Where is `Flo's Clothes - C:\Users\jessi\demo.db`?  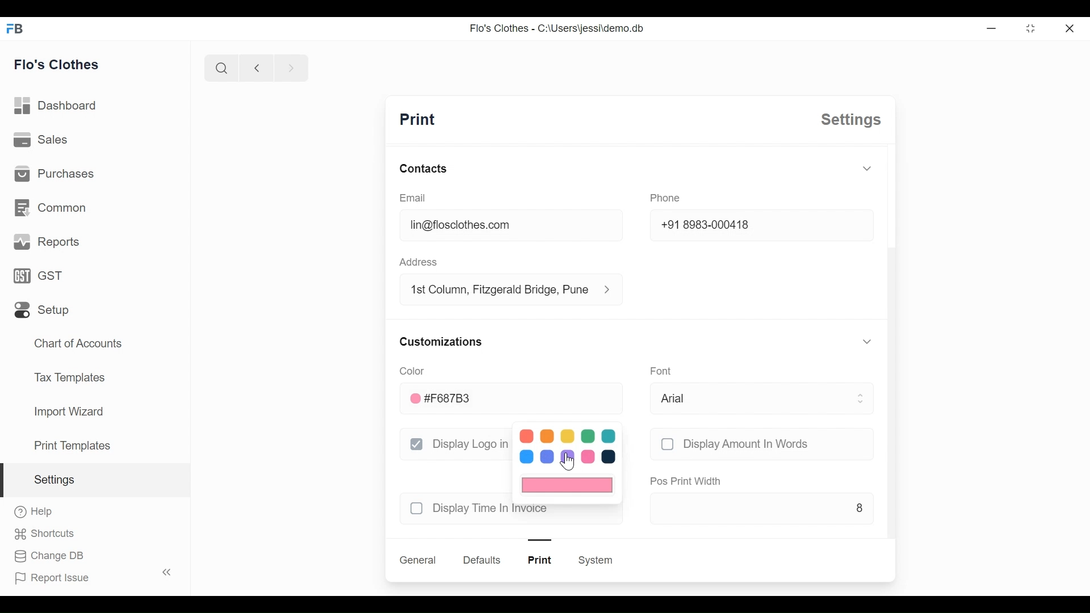 Flo's Clothes - C:\Users\jessi\demo.db is located at coordinates (557, 28).